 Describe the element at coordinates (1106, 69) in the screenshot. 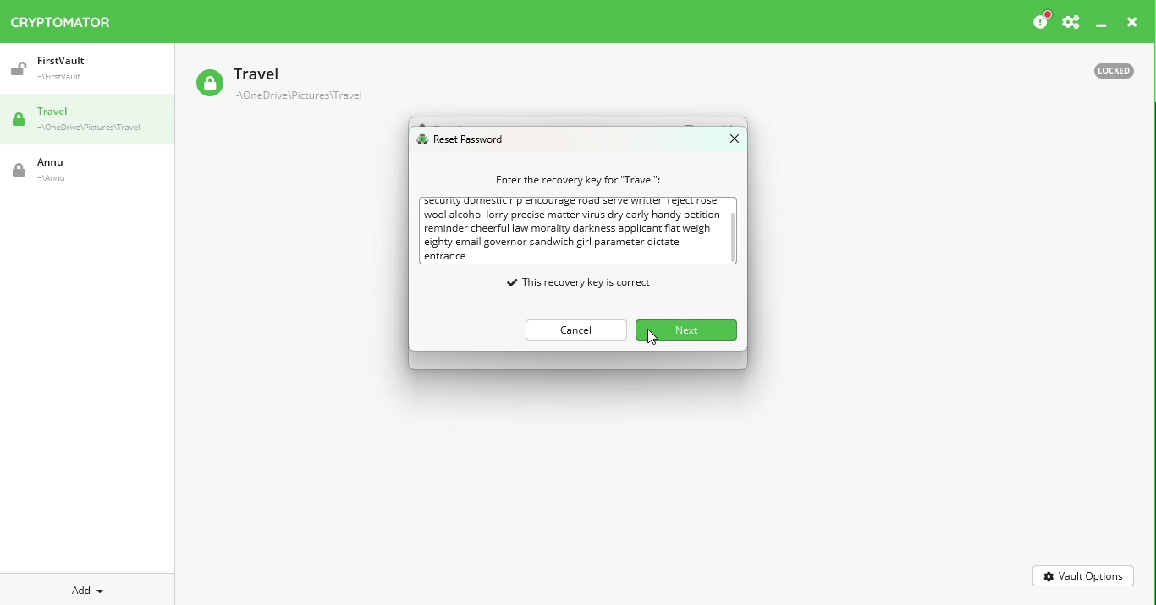

I see `Locked` at that location.